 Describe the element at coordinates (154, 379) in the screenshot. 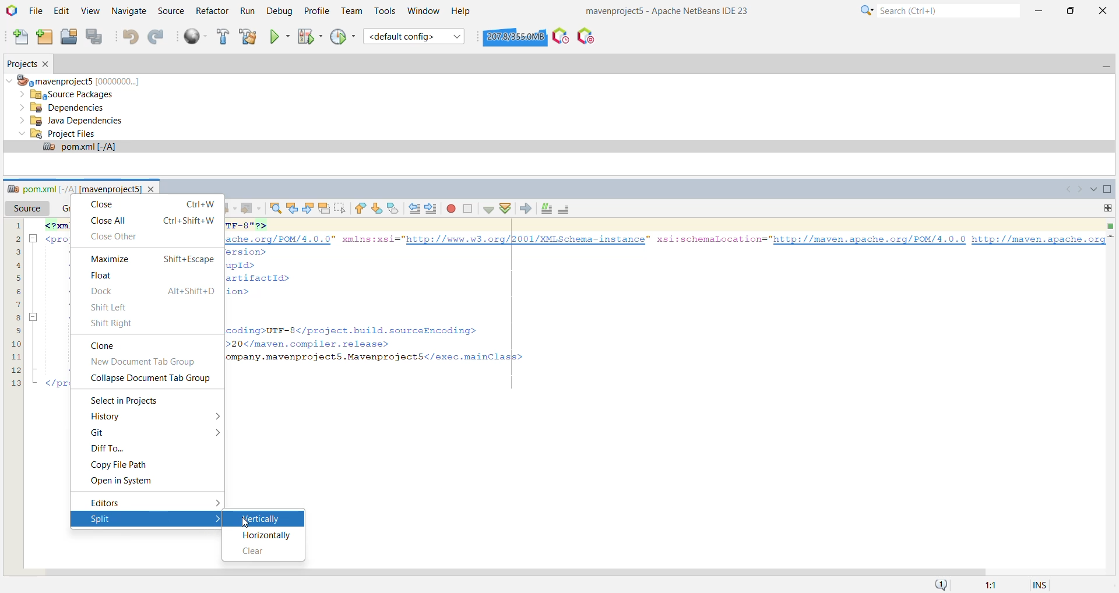

I see `Collapse Document Tab Group` at that location.